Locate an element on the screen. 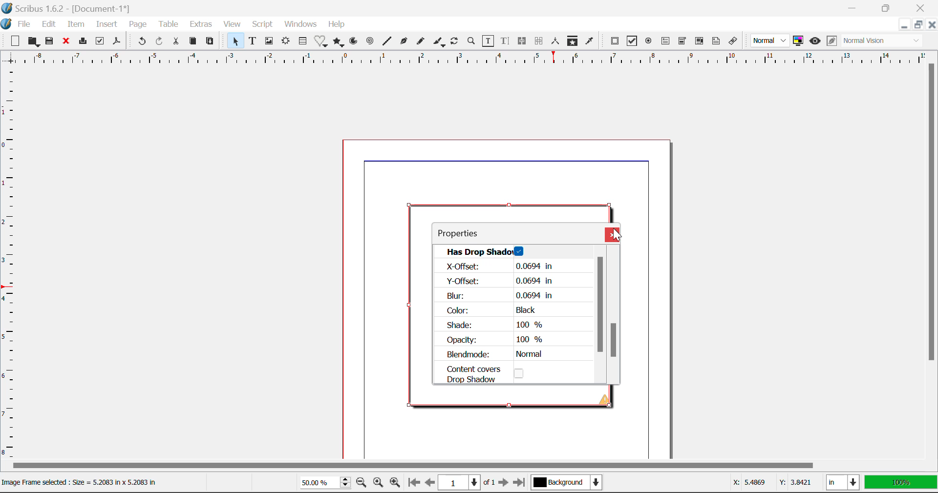 The height and width of the screenshot is (493, 938). Link Text Frames is located at coordinates (522, 42).